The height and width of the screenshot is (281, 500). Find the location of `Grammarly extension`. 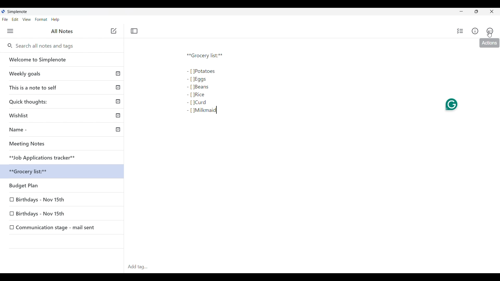

Grammarly extension is located at coordinates (451, 105).